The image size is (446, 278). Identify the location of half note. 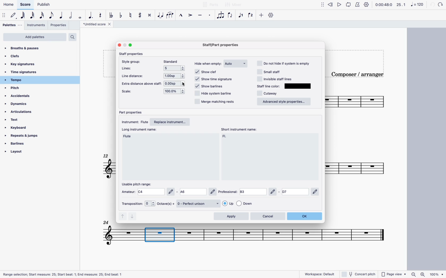
(71, 15).